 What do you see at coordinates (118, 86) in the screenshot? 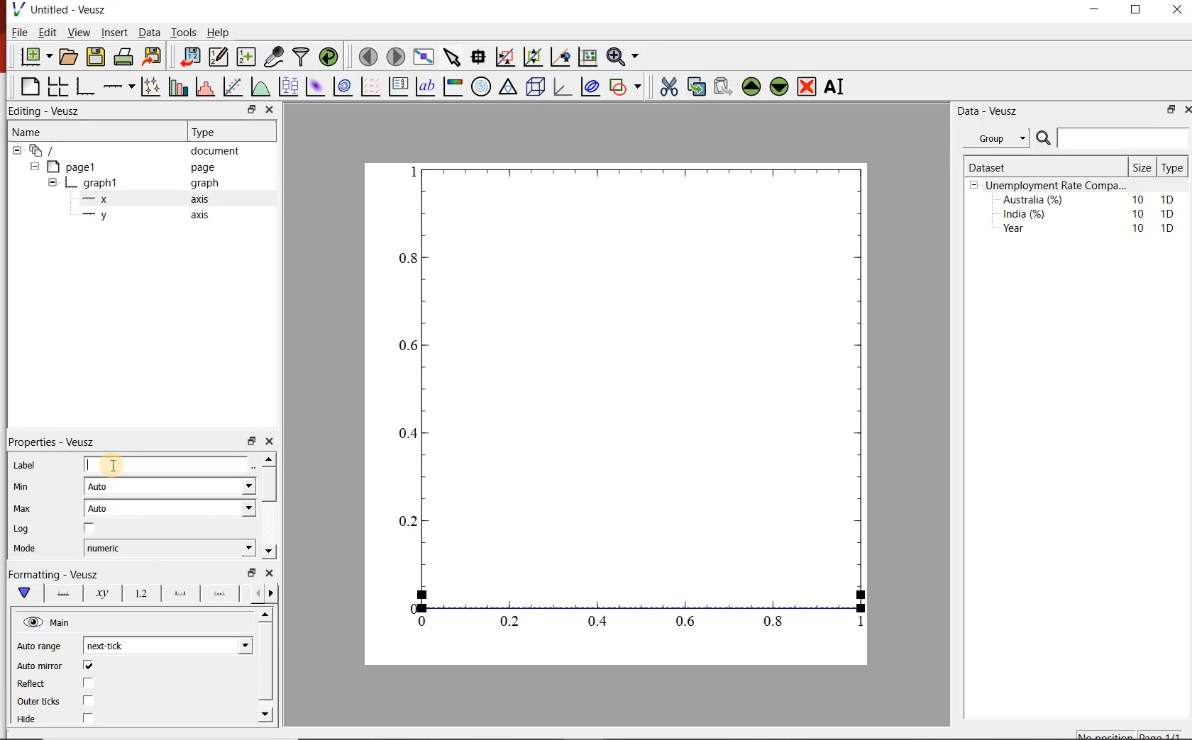
I see `add an axis` at bounding box center [118, 86].